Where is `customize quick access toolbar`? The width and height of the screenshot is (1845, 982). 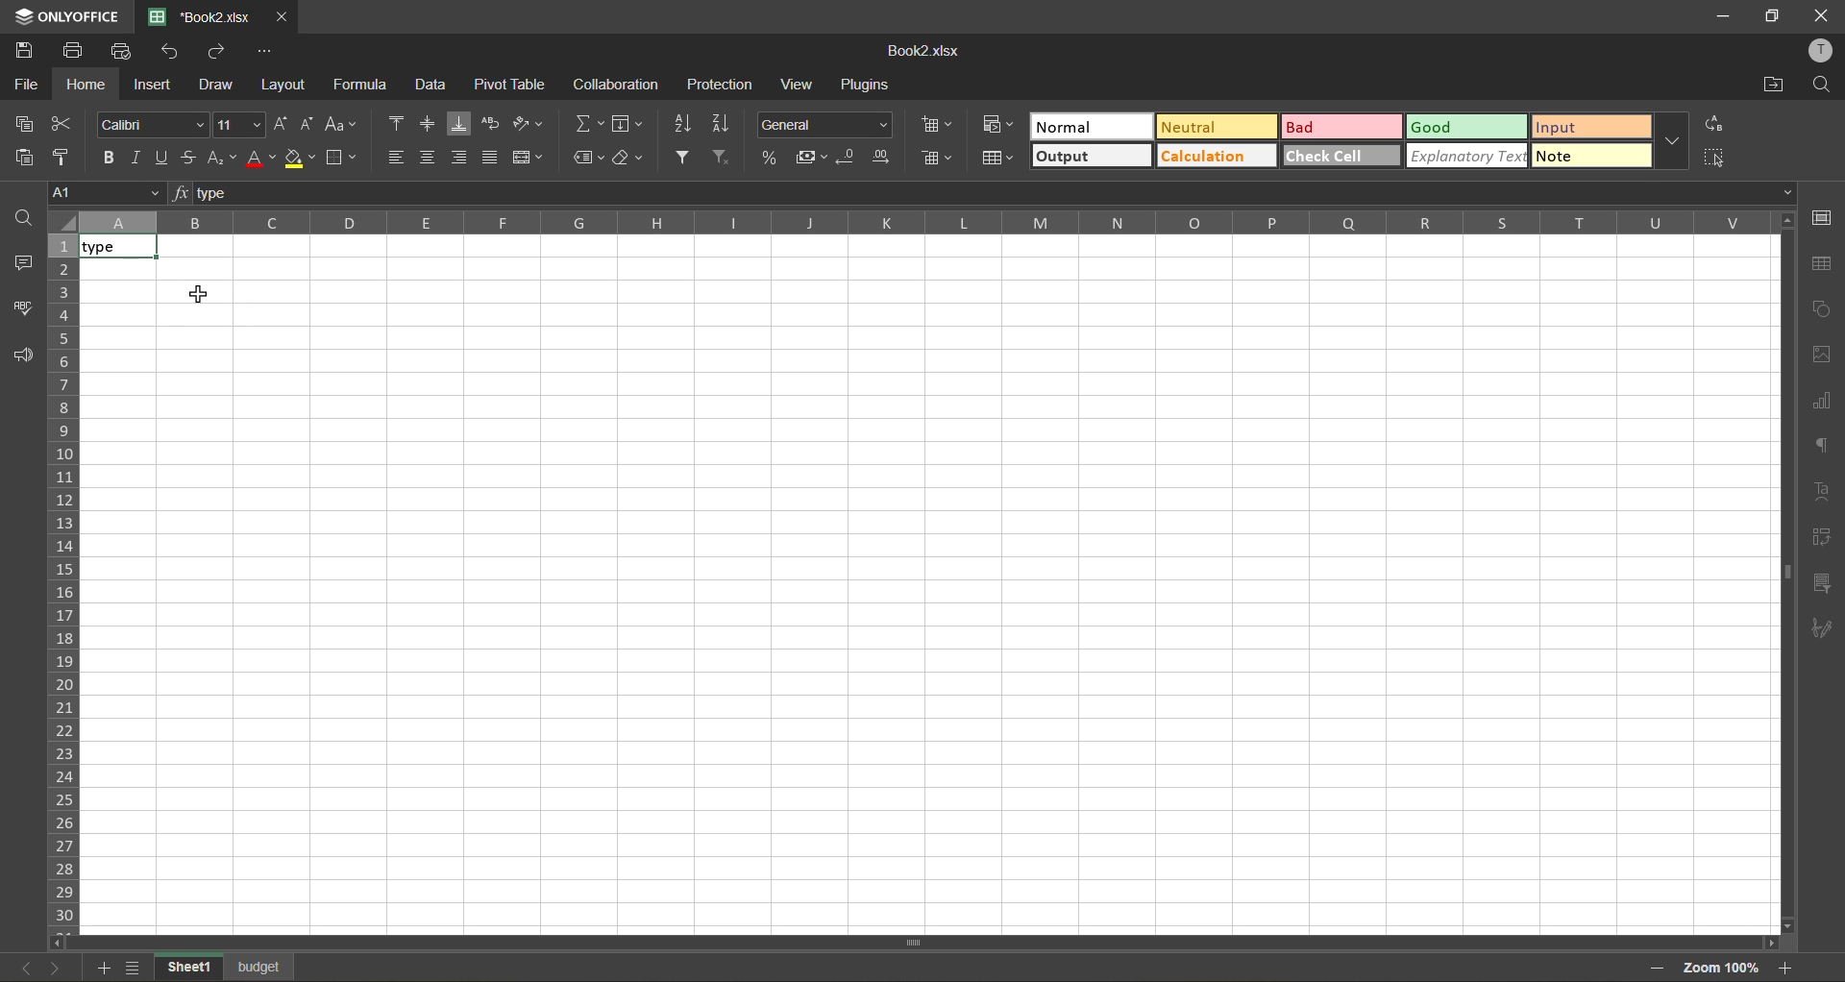
customize quick access toolbar is located at coordinates (264, 54).